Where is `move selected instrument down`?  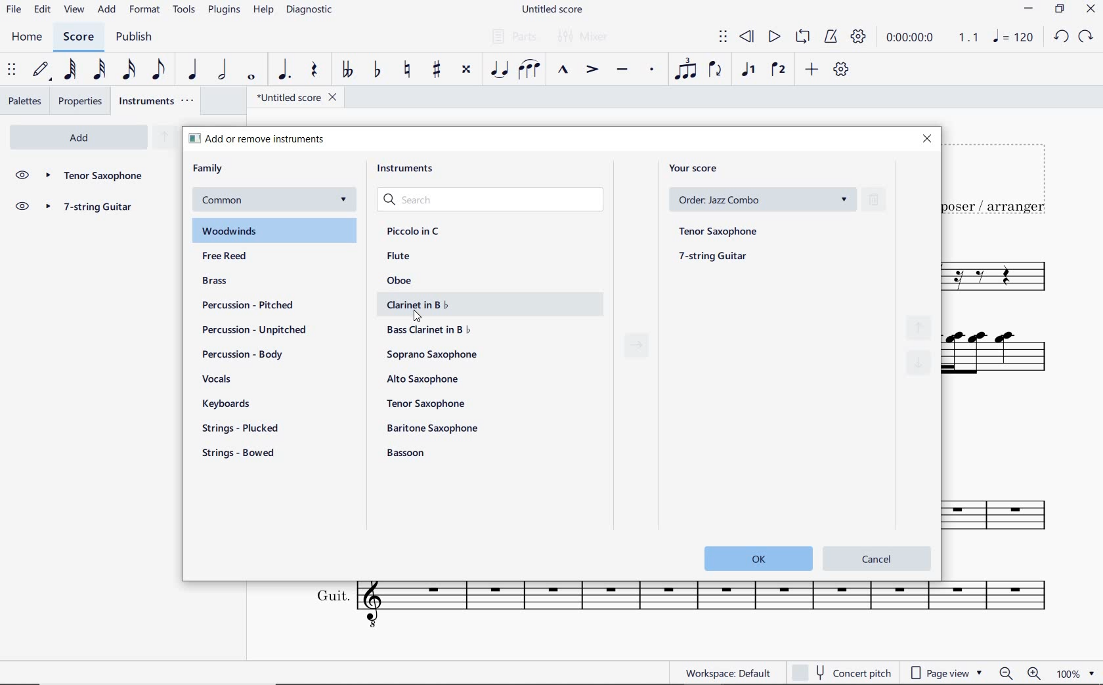
move selected instrument down is located at coordinates (920, 360).